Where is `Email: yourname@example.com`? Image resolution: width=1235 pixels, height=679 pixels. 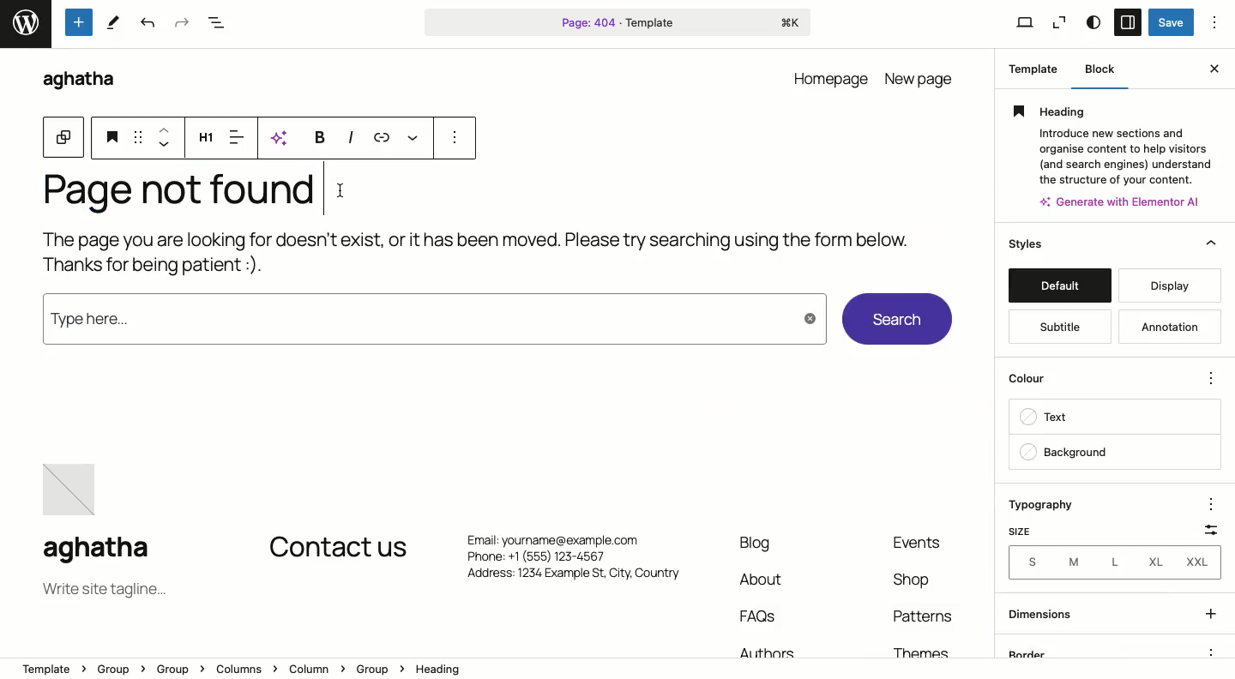
Email: yourname@example.com is located at coordinates (564, 537).